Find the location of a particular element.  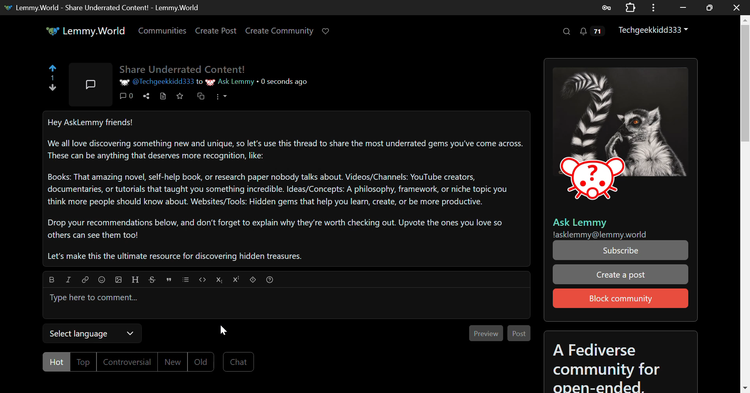

@Techgeekkidd333 is located at coordinates (157, 81).